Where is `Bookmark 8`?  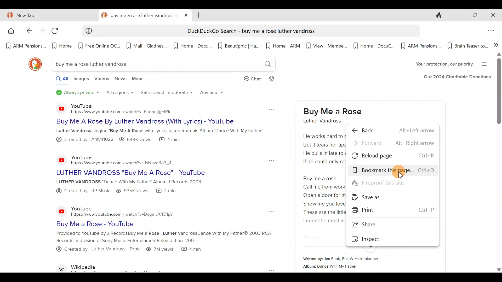 Bookmark 8 is located at coordinates (325, 45).